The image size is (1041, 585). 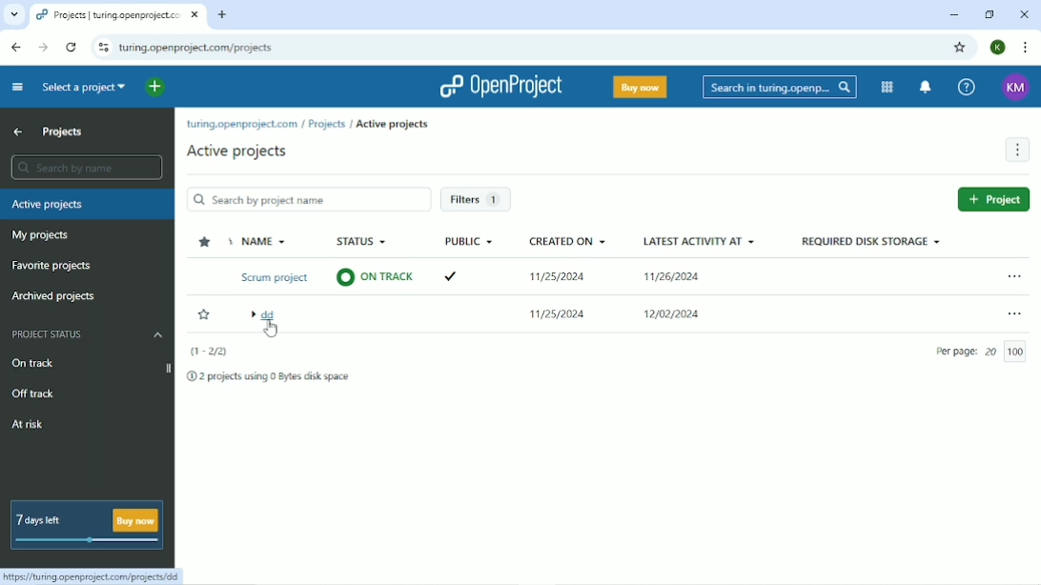 What do you see at coordinates (888, 87) in the screenshot?
I see `Modules` at bounding box center [888, 87].